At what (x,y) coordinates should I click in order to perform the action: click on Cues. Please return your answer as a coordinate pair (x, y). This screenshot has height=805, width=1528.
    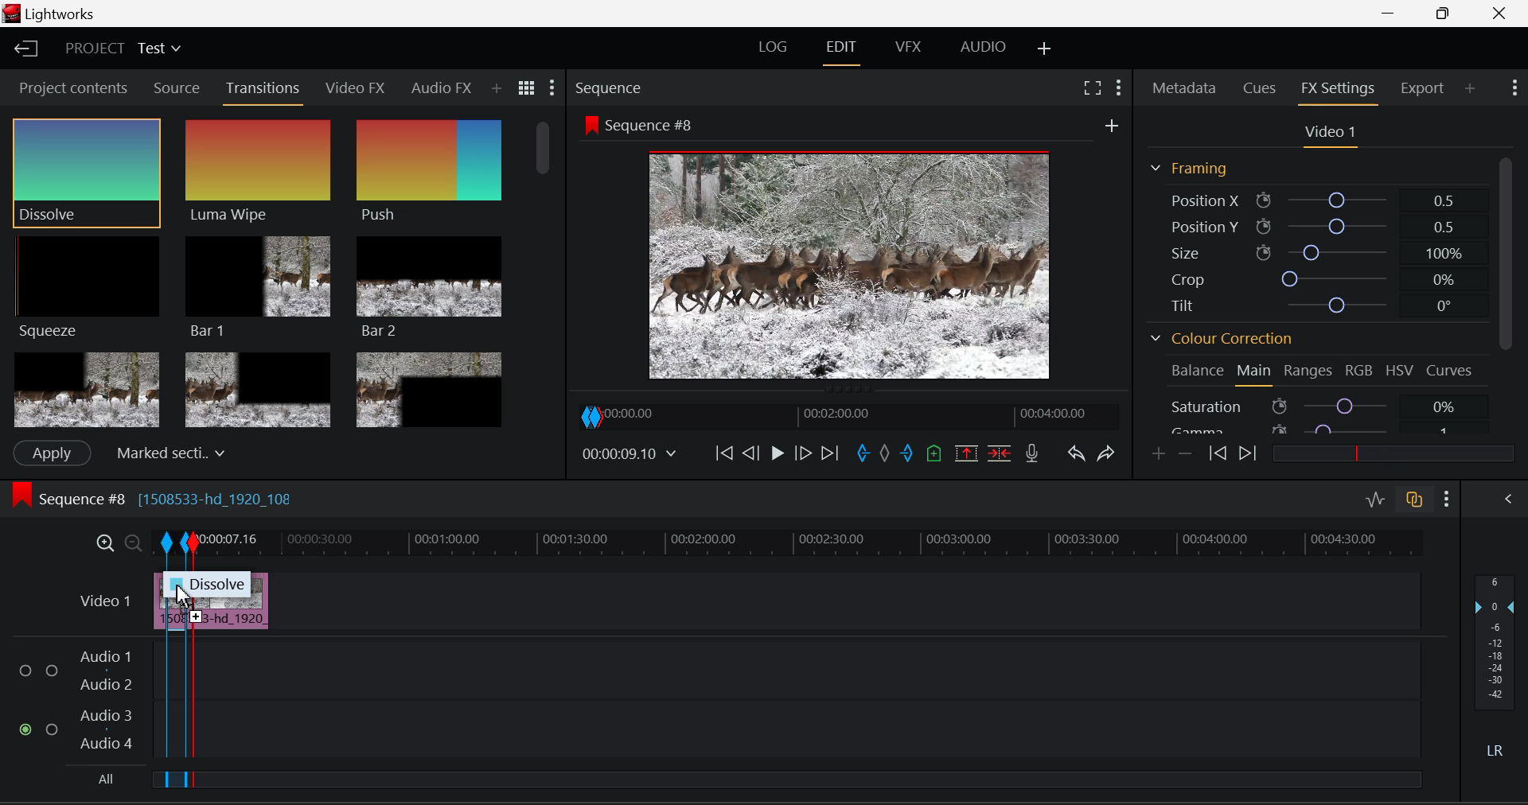
    Looking at the image, I should click on (1257, 89).